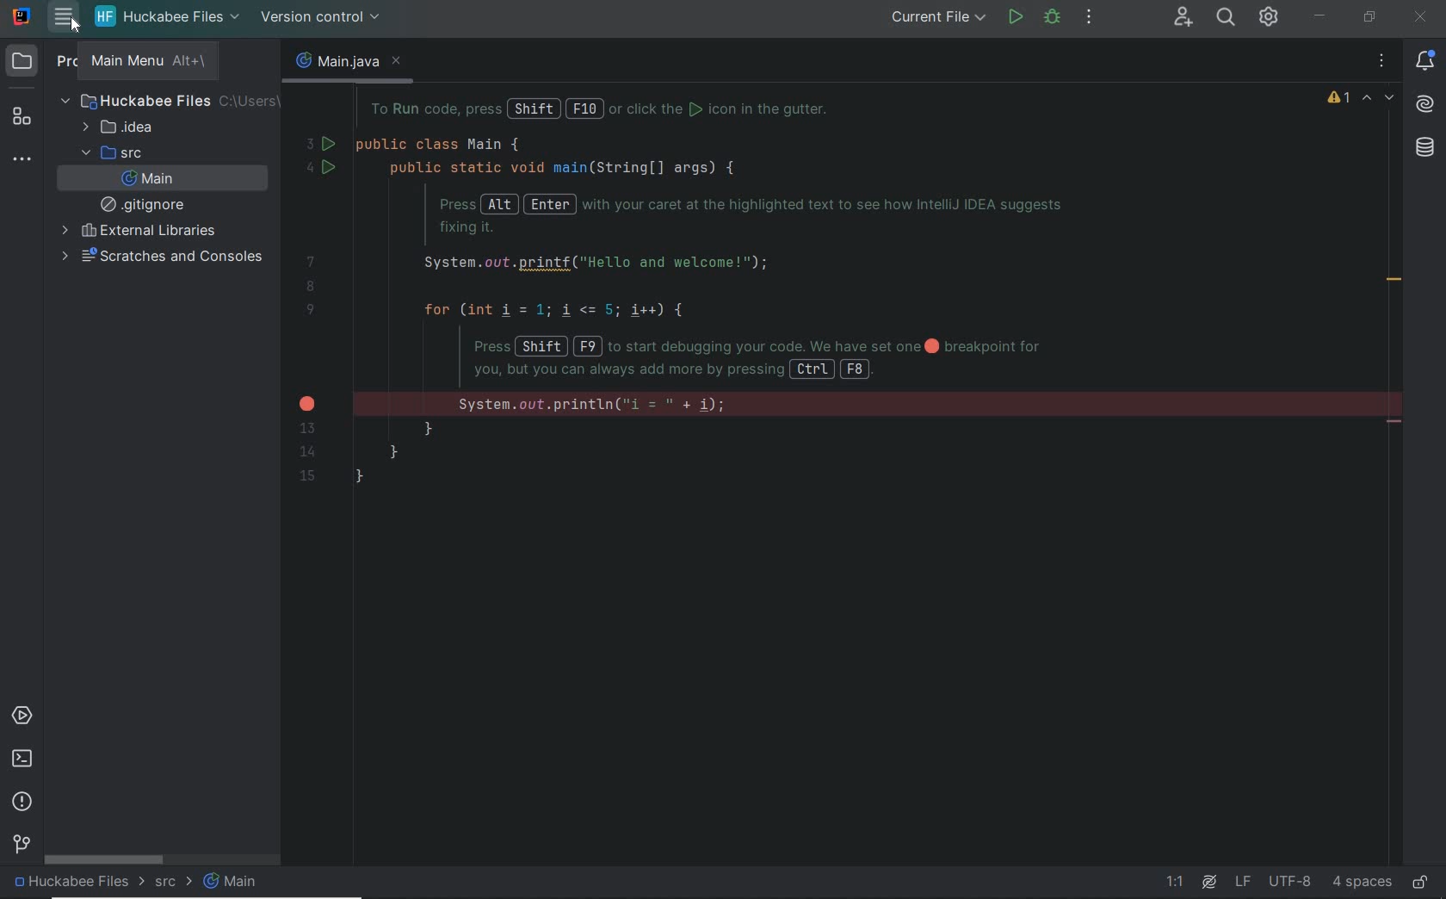  I want to click on gitignore, so click(146, 204).